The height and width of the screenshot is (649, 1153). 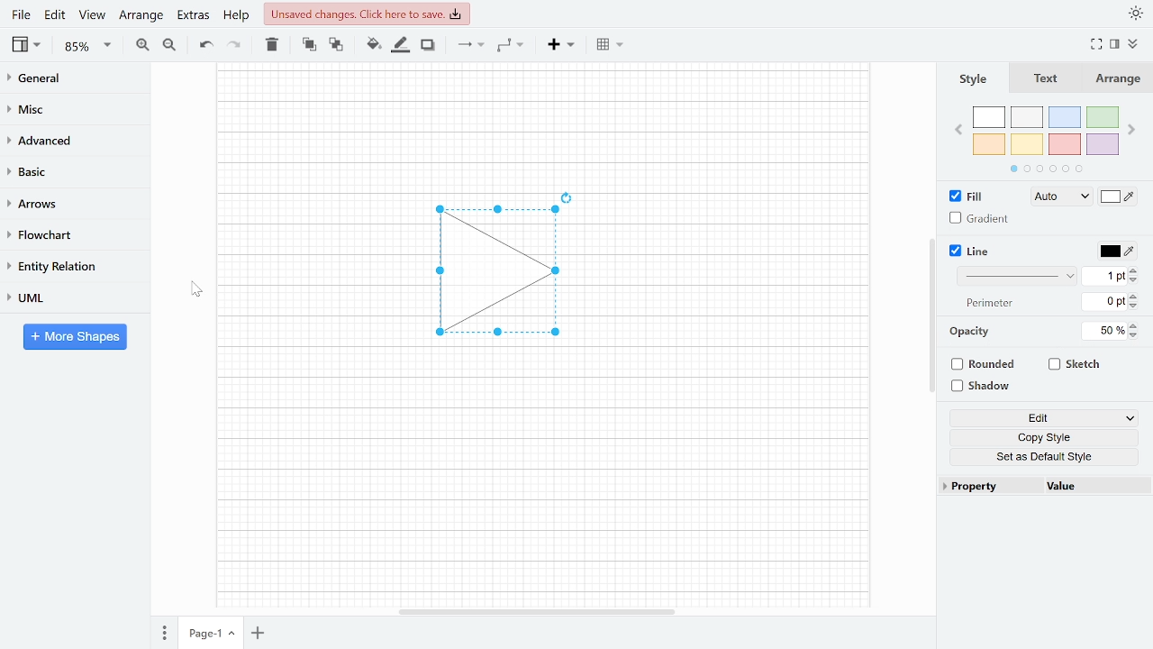 I want to click on Shadow, so click(x=987, y=387).